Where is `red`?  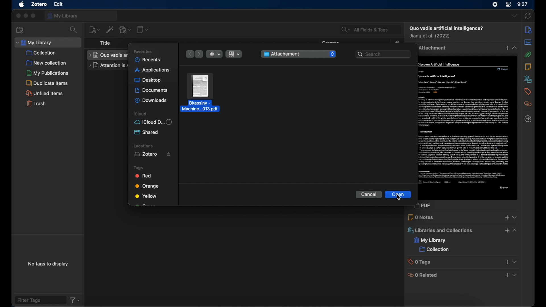
red is located at coordinates (144, 176).